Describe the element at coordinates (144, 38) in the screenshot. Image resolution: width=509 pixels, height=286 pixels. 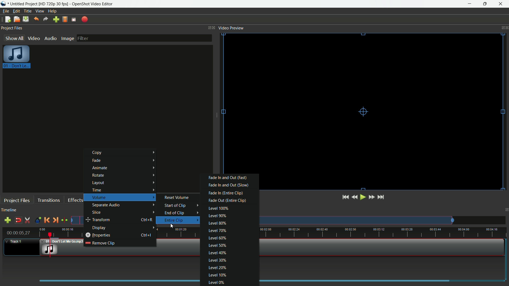
I see `filter bar` at that location.